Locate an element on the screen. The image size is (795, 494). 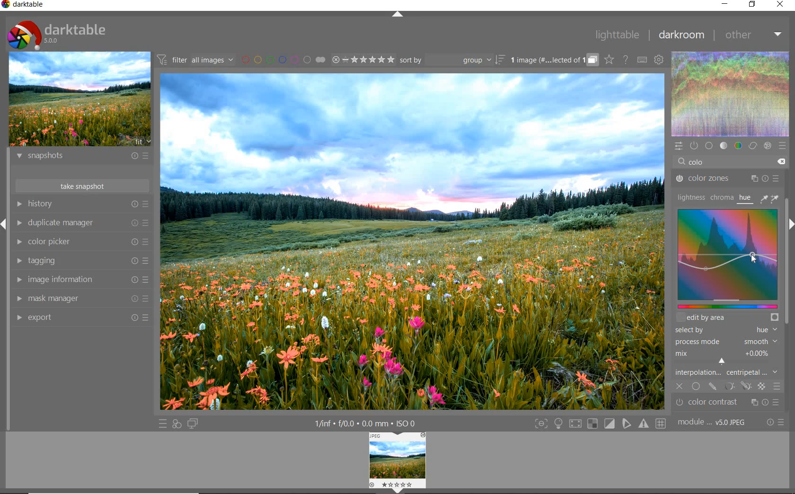
lighttable is located at coordinates (617, 35).